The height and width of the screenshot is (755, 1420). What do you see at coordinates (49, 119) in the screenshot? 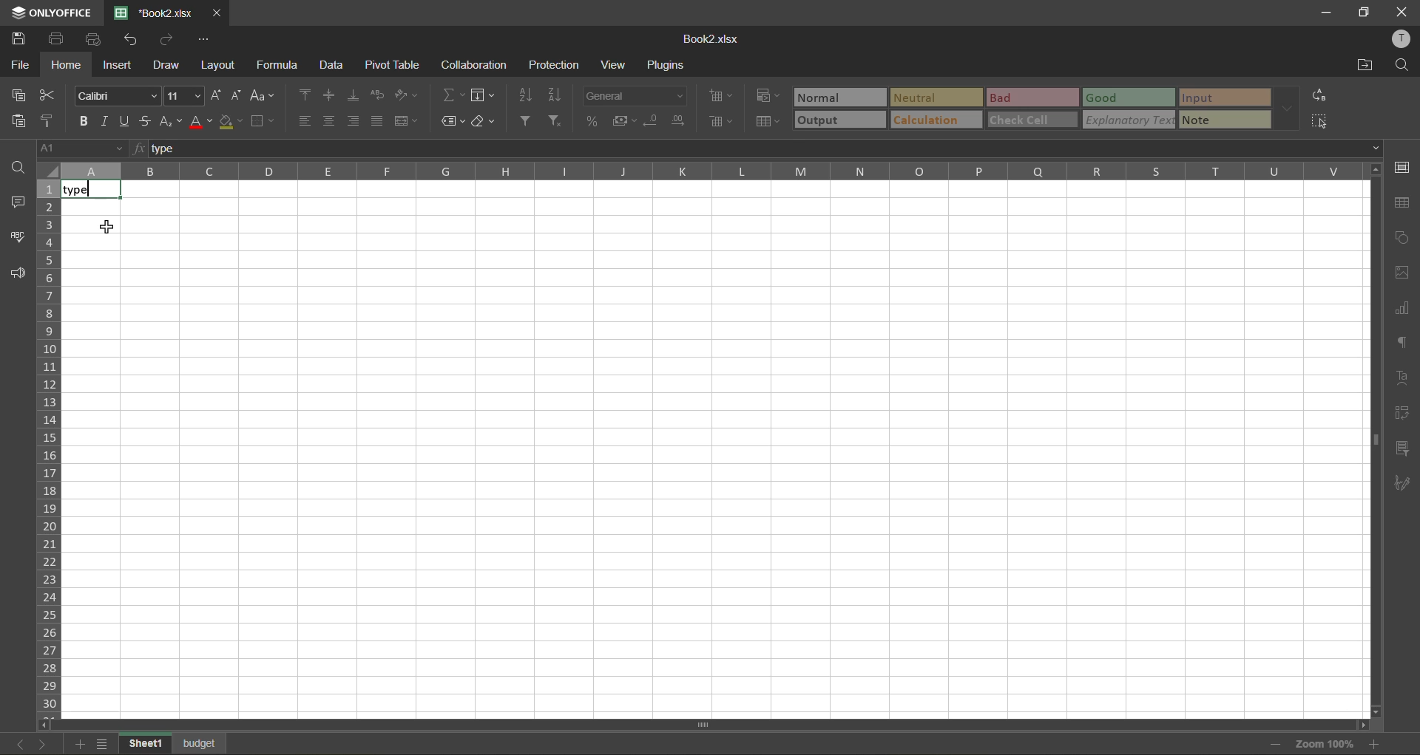
I see `copy style` at bounding box center [49, 119].